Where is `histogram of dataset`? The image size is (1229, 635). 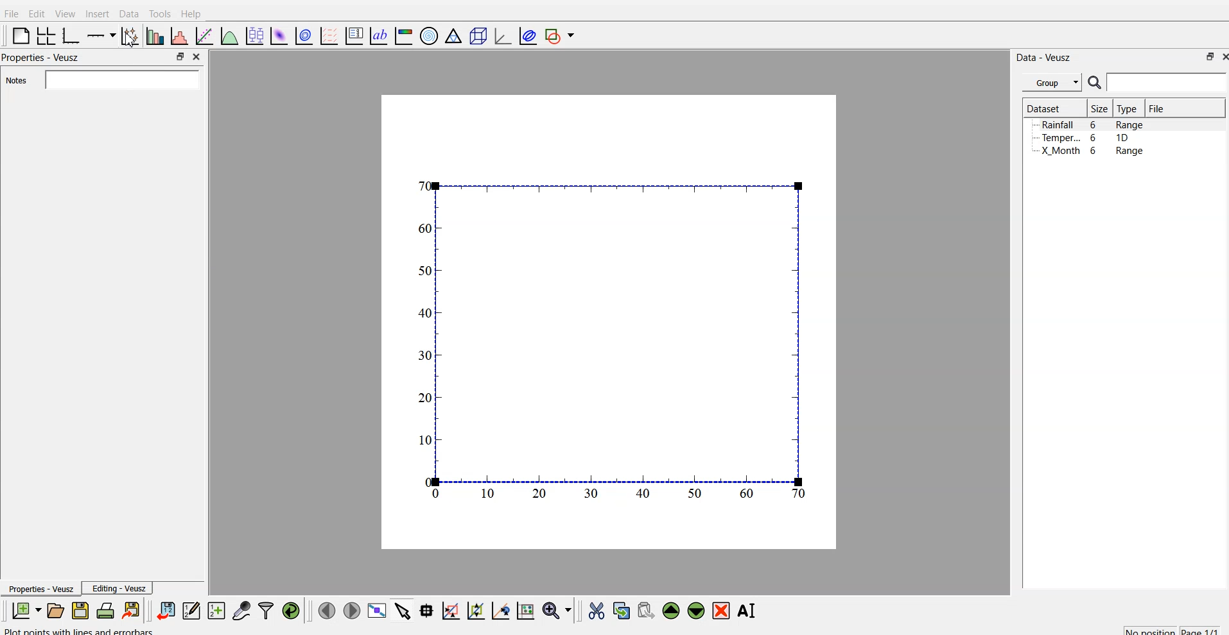
histogram of dataset is located at coordinates (180, 37).